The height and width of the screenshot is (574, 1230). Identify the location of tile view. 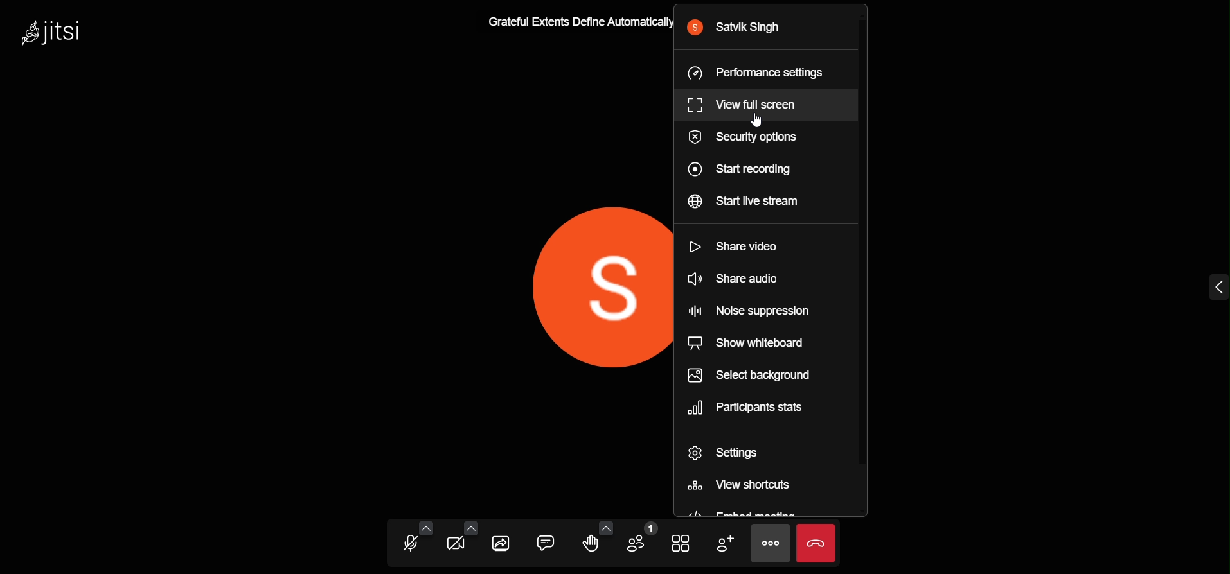
(682, 543).